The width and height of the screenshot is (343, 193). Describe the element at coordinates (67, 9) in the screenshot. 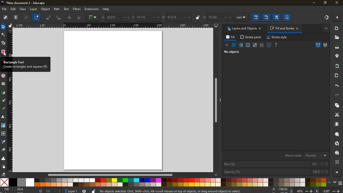

I see `text` at that location.